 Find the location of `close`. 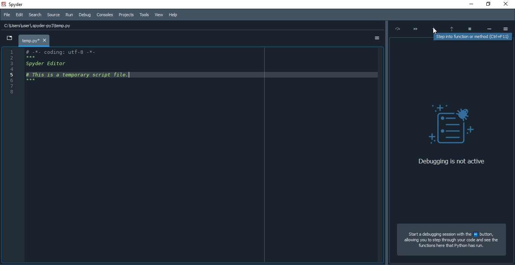

close is located at coordinates (507, 4).